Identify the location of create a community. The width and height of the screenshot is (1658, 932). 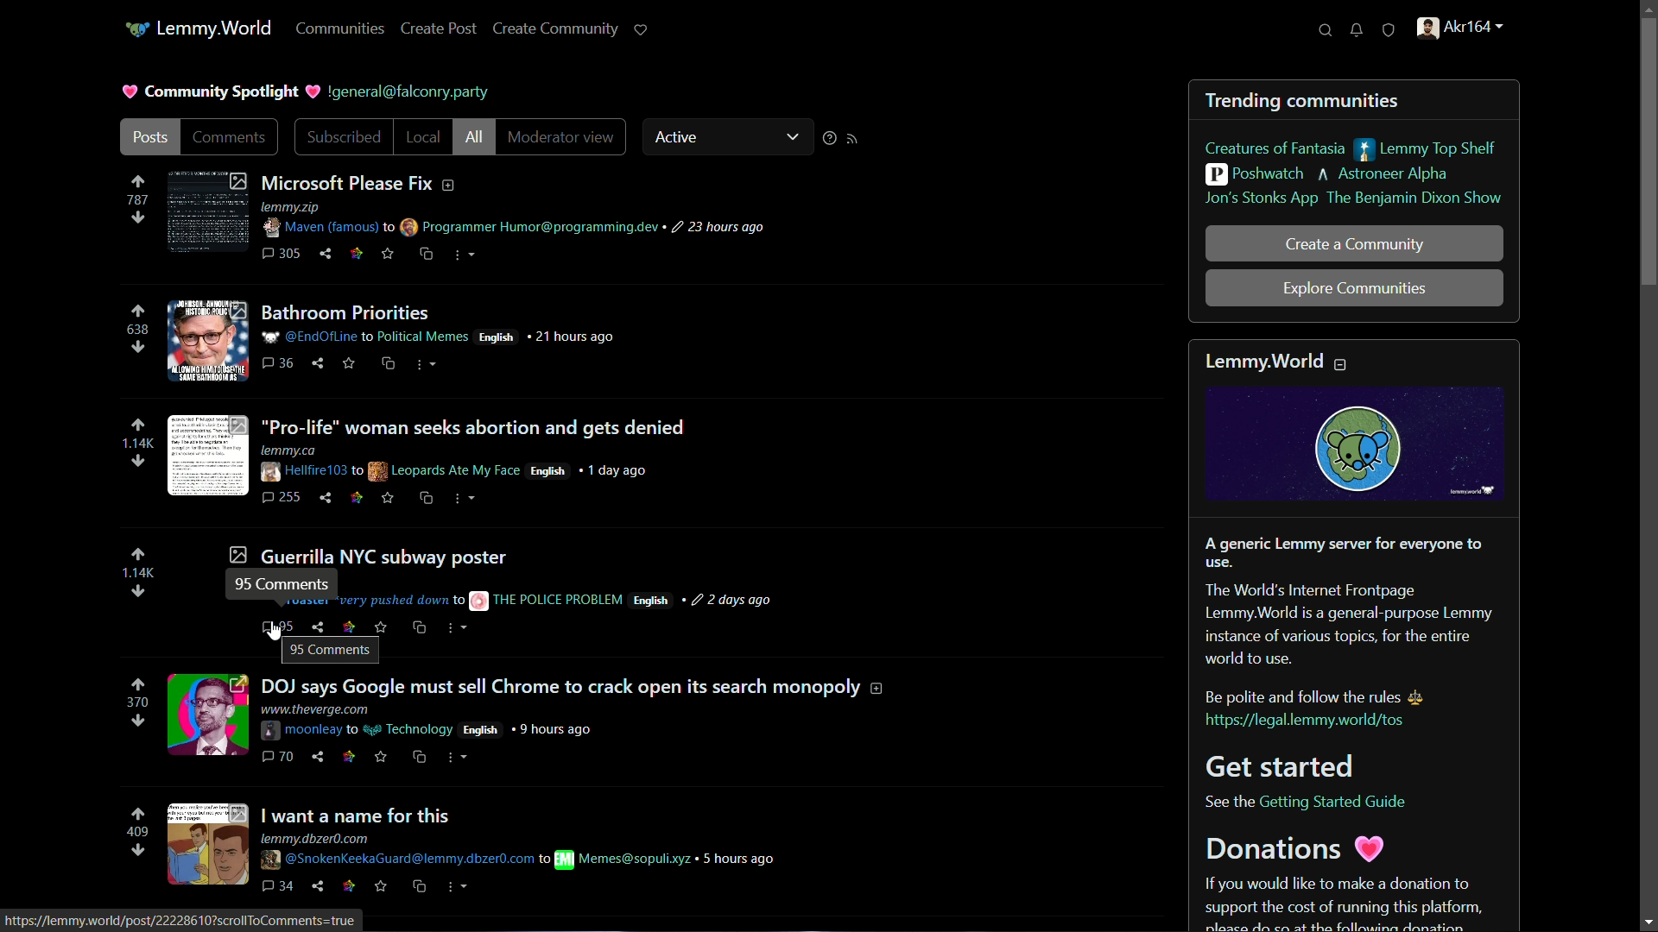
(1355, 244).